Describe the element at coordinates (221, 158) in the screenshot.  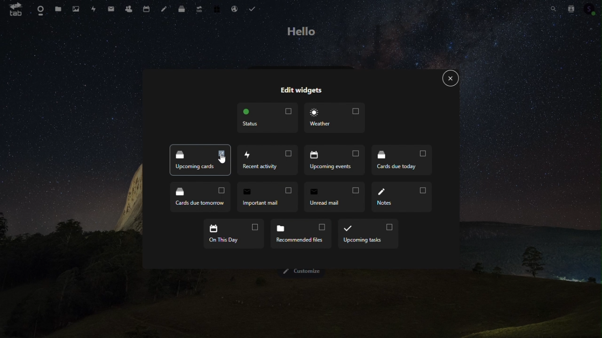
I see `cursor` at that location.